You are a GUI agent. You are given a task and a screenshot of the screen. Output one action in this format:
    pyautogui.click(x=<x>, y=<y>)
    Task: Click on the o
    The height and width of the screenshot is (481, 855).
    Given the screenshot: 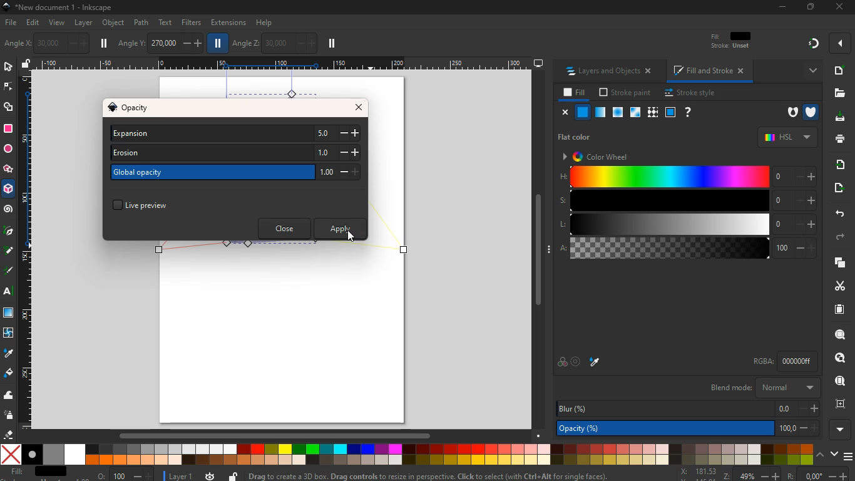 What is the action you would take?
    pyautogui.click(x=123, y=475)
    